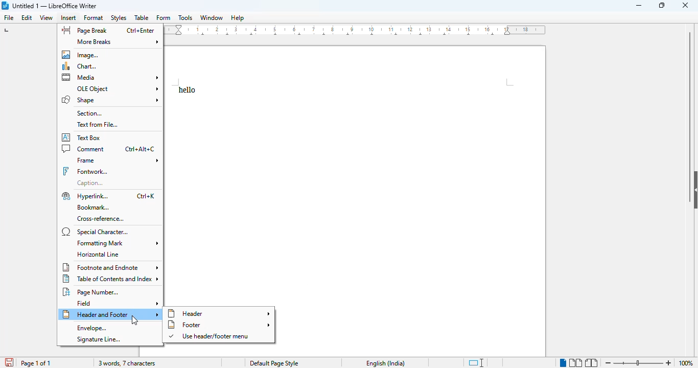 The width and height of the screenshot is (698, 368). I want to click on zoom in, so click(669, 363).